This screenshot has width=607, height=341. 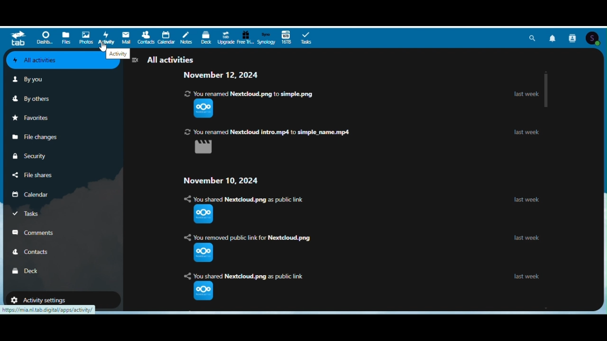 What do you see at coordinates (546, 90) in the screenshot?
I see `Vertical scroll bar` at bounding box center [546, 90].